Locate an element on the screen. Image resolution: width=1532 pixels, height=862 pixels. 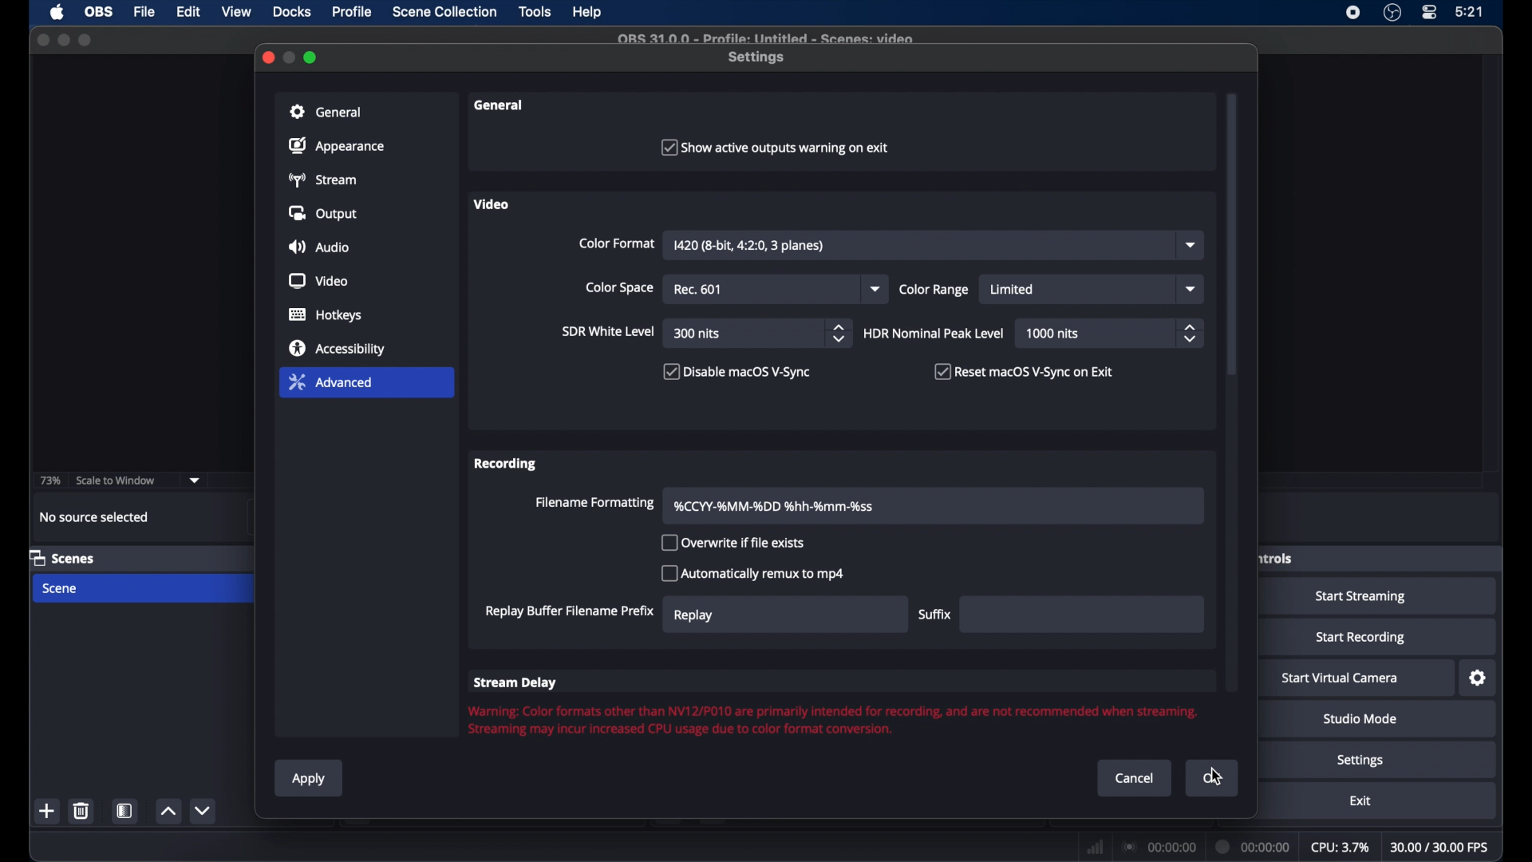
dropdown is located at coordinates (195, 480).